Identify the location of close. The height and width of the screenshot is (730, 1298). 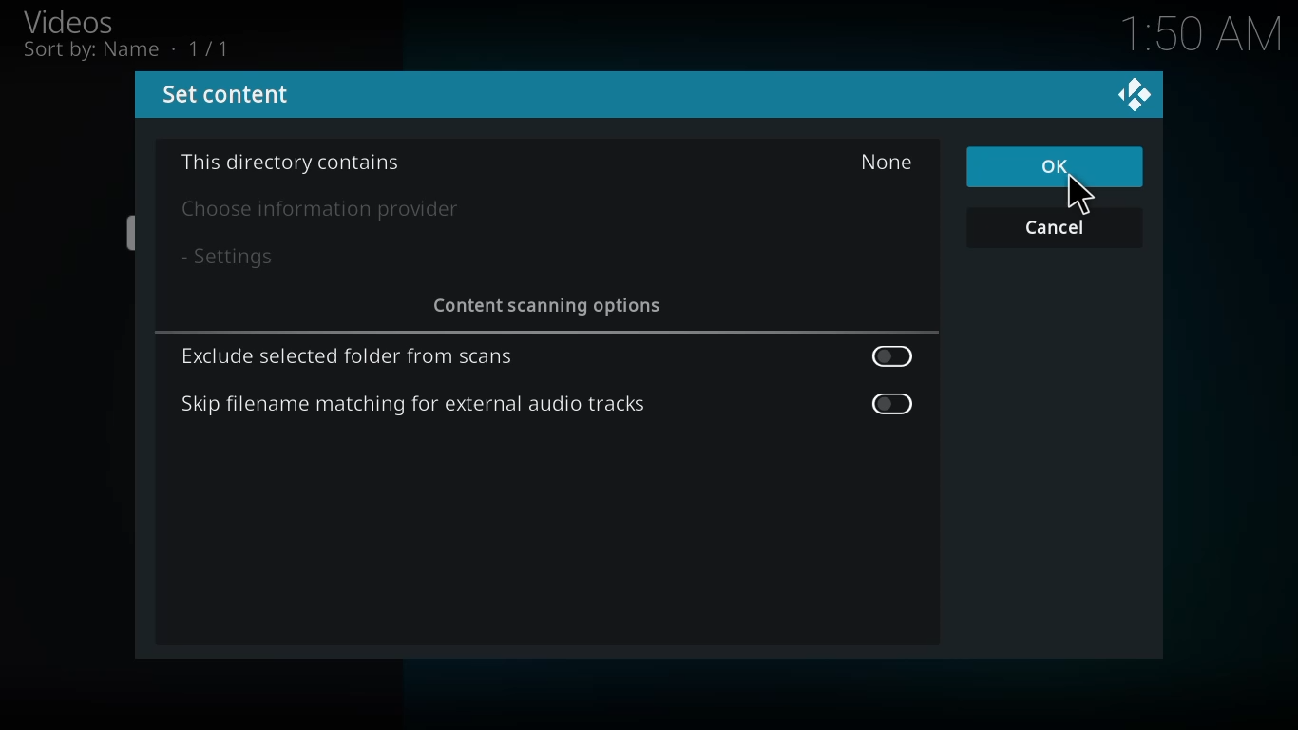
(1138, 95).